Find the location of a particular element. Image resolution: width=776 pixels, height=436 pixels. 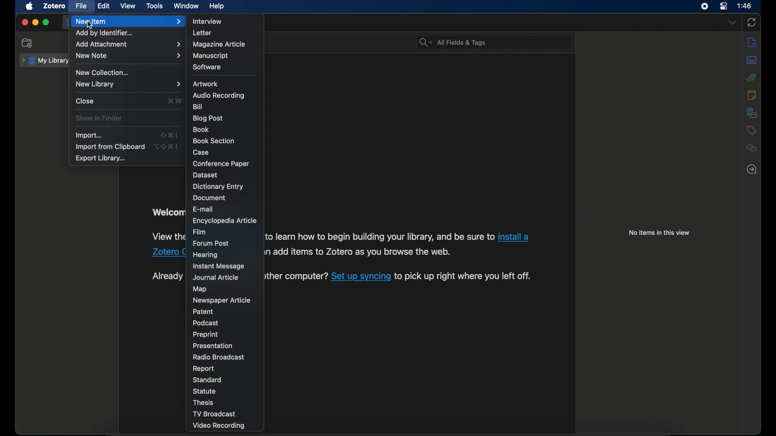

thesis is located at coordinates (204, 403).